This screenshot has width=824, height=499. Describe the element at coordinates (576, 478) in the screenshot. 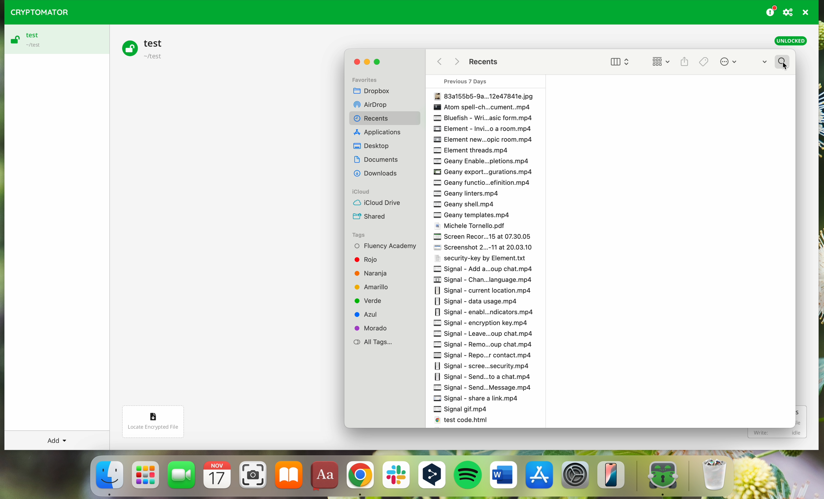

I see `settings` at that location.